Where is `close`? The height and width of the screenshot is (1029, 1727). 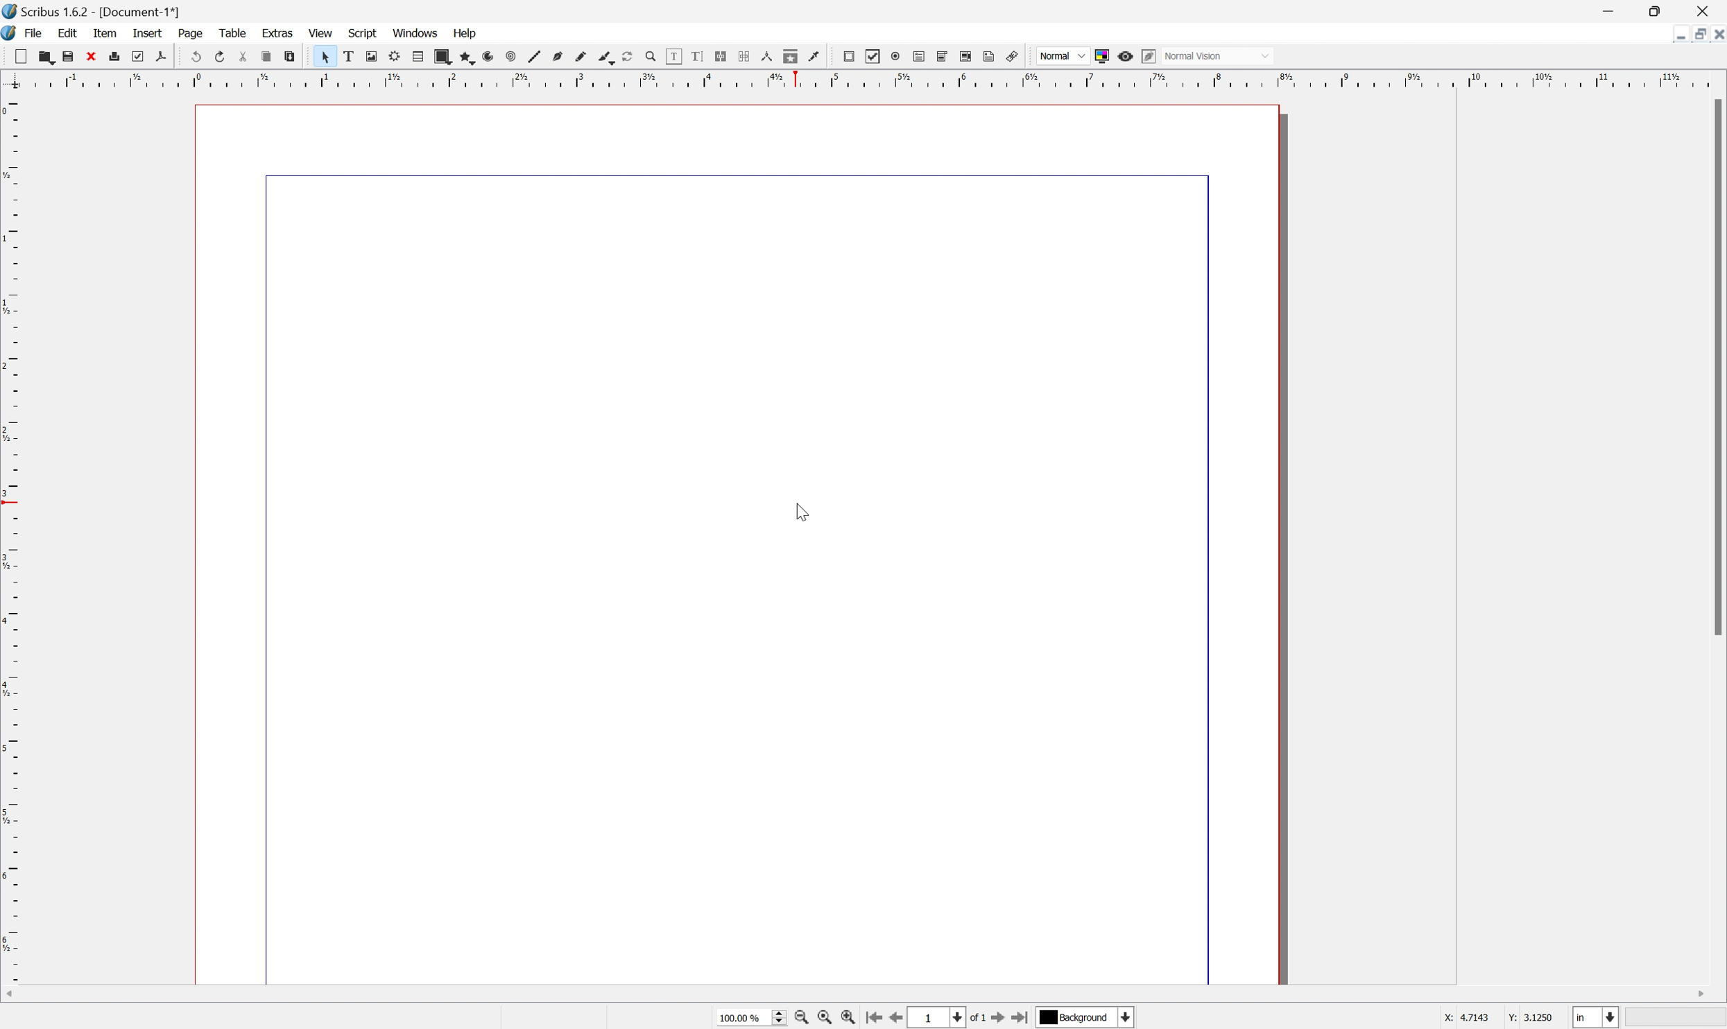
close is located at coordinates (89, 55).